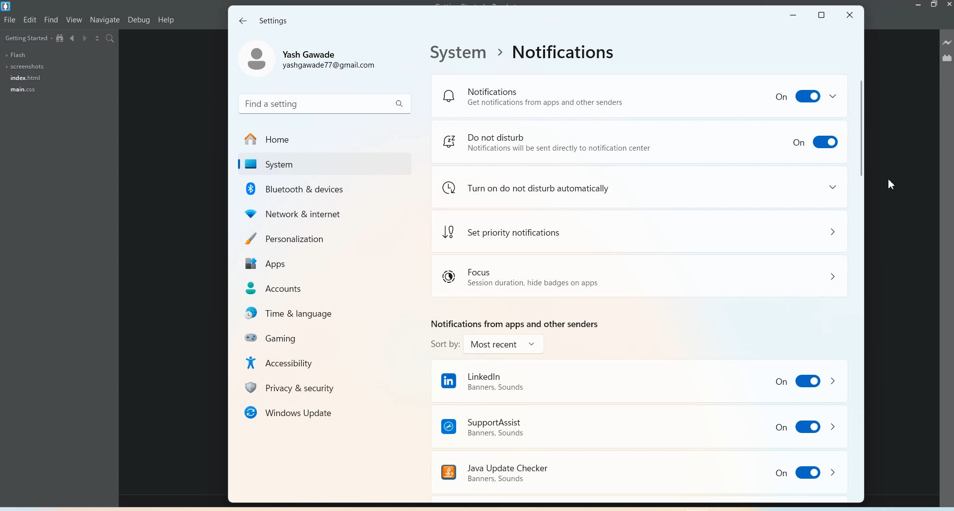  What do you see at coordinates (21, 89) in the screenshot?
I see `main.css` at bounding box center [21, 89].